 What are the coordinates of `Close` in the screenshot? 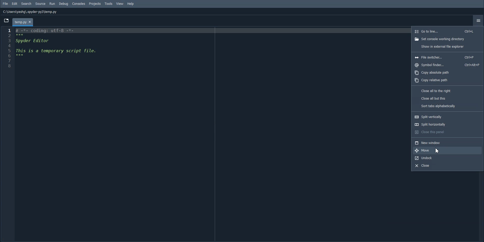 It's located at (446, 166).